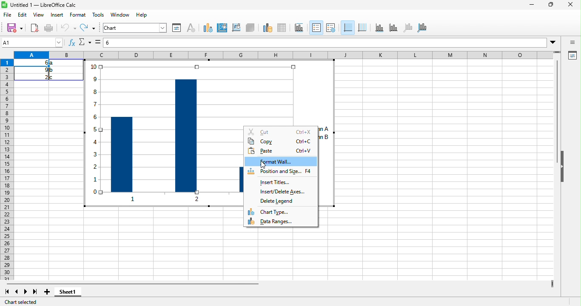 Image resolution: width=581 pixels, height=306 pixels. Describe the element at coordinates (177, 28) in the screenshot. I see `properties` at that location.